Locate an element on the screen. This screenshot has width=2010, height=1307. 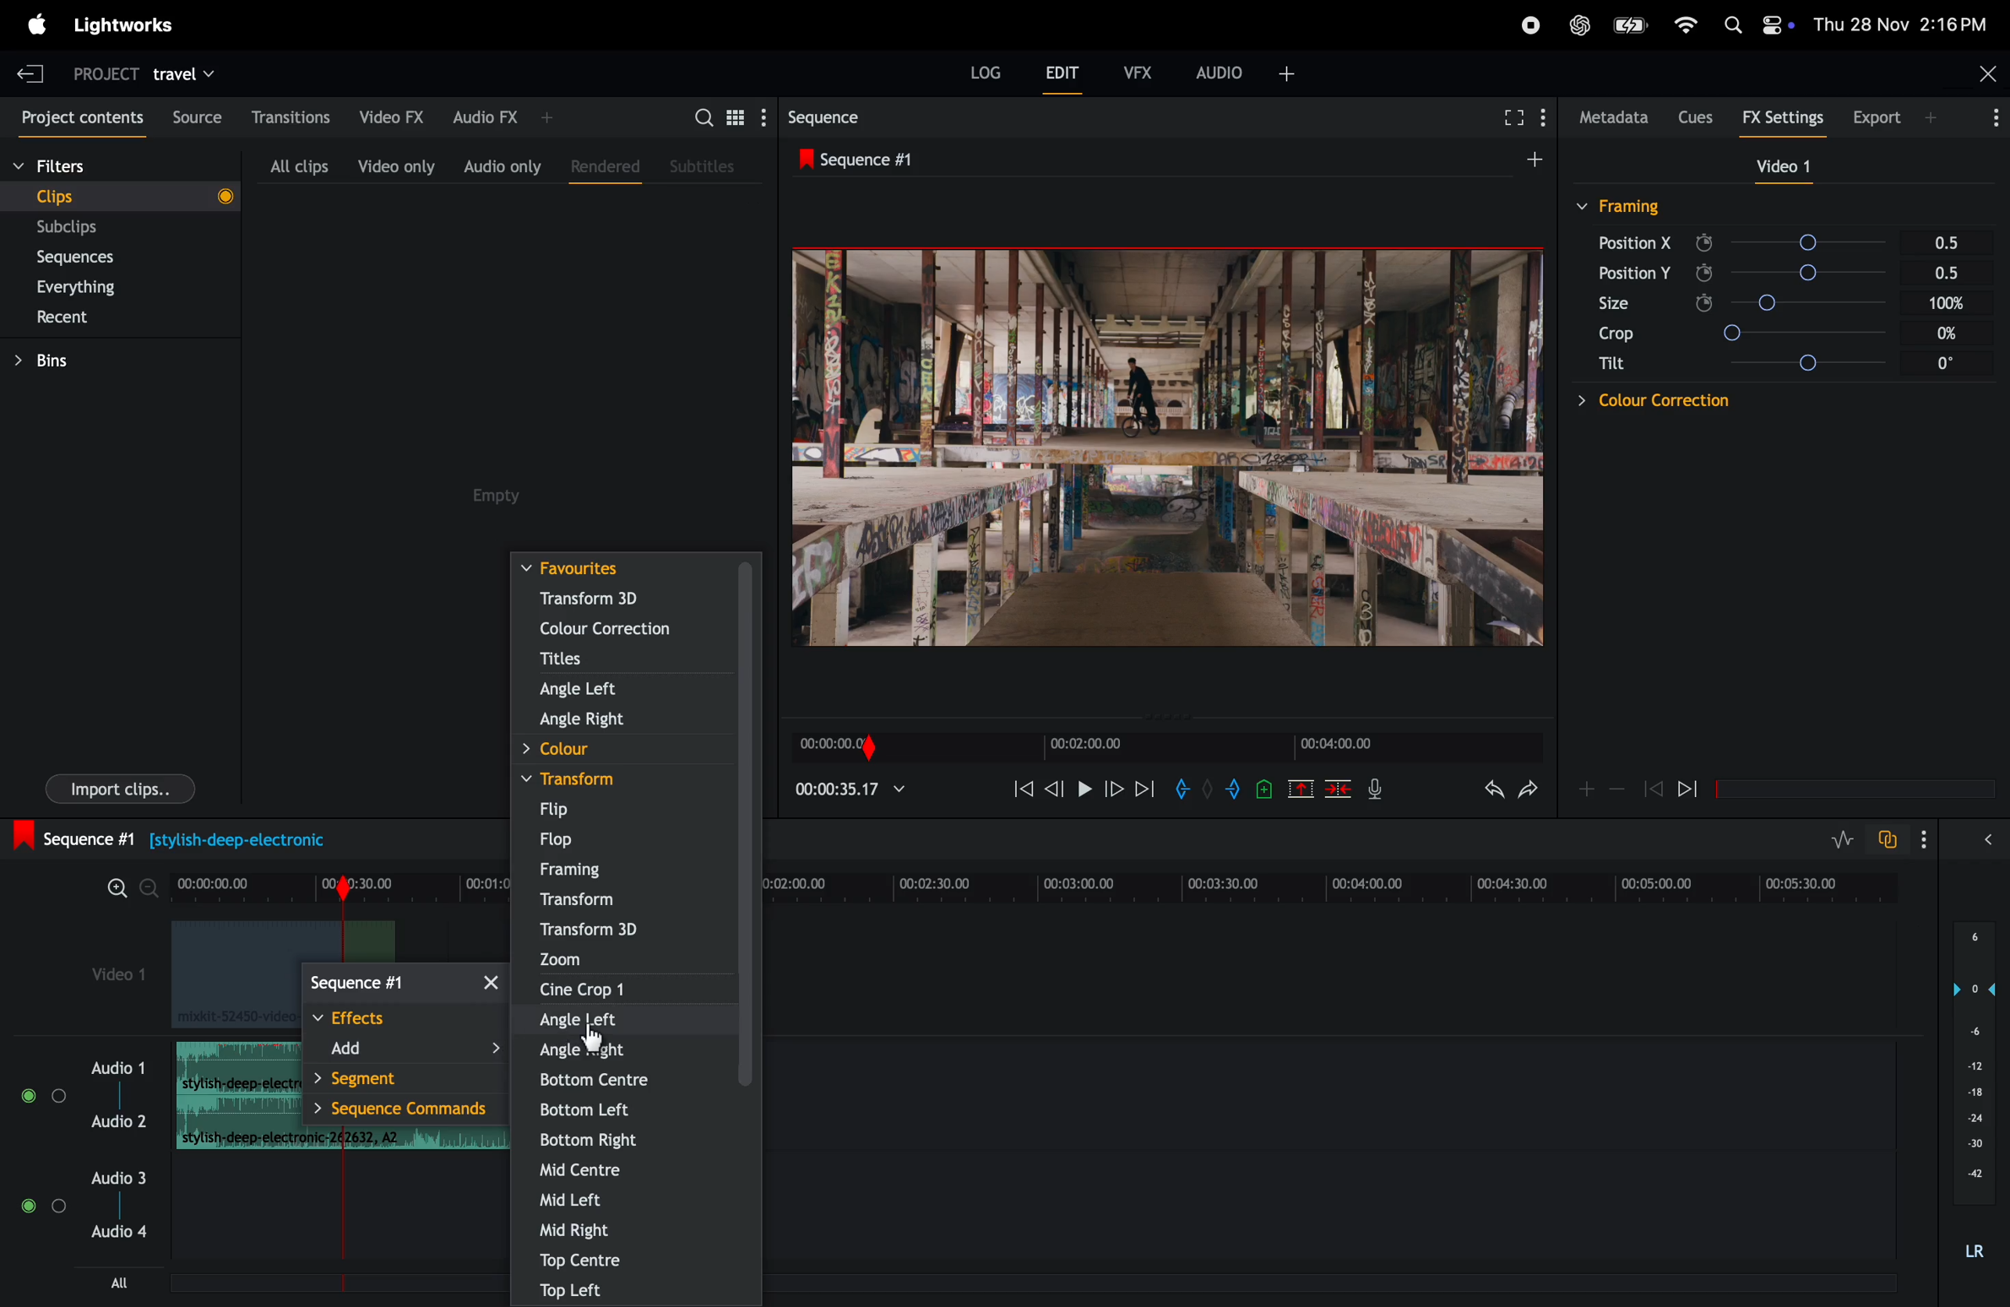
source is located at coordinates (193, 117).